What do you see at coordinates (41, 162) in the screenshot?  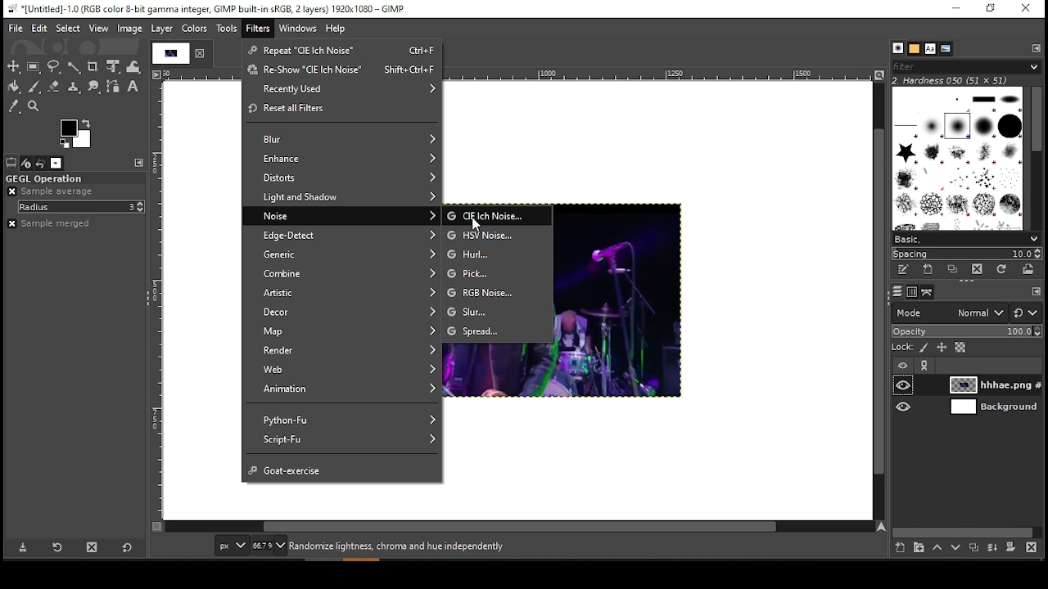 I see `undo history` at bounding box center [41, 162].